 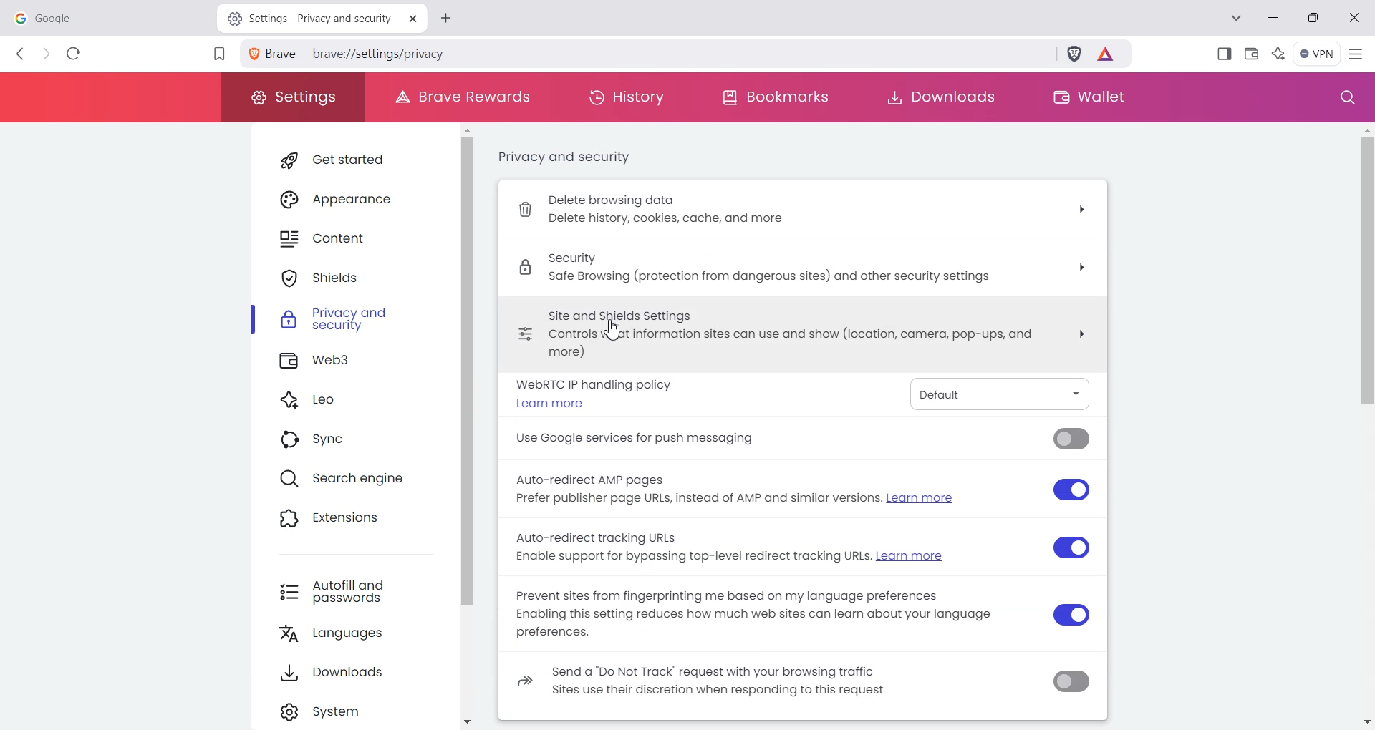 I want to click on ) Delete browsing data
J Delete history, cookies, cache, and more, so click(x=803, y=210).